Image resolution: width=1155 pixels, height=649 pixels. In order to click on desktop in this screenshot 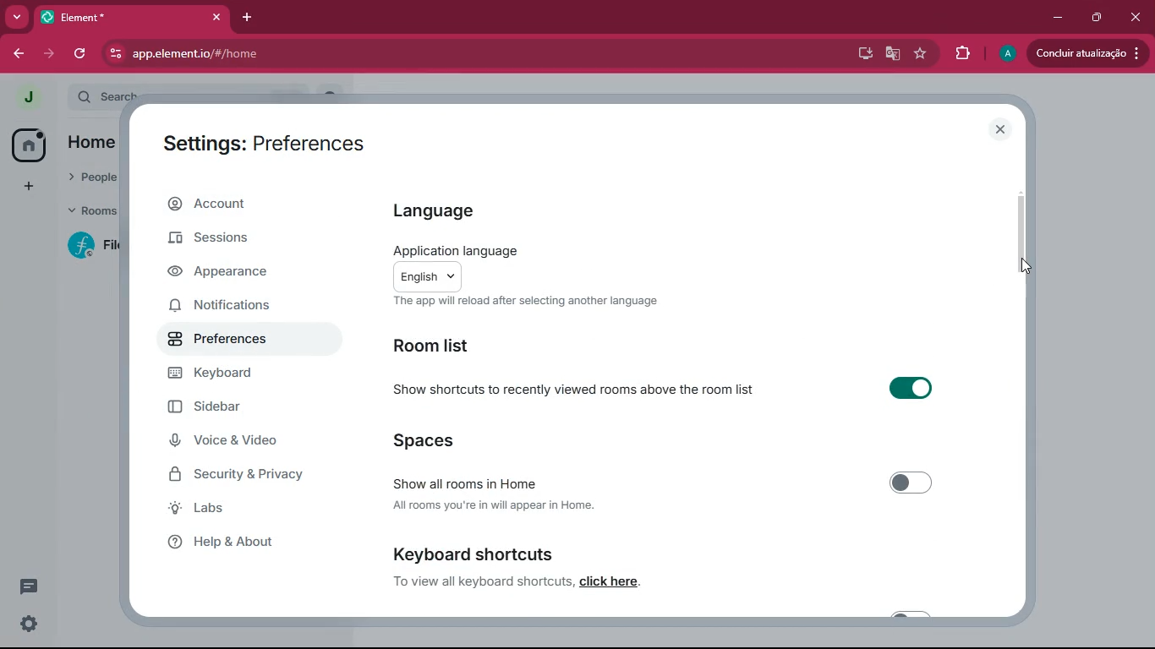, I will do `click(860, 54)`.